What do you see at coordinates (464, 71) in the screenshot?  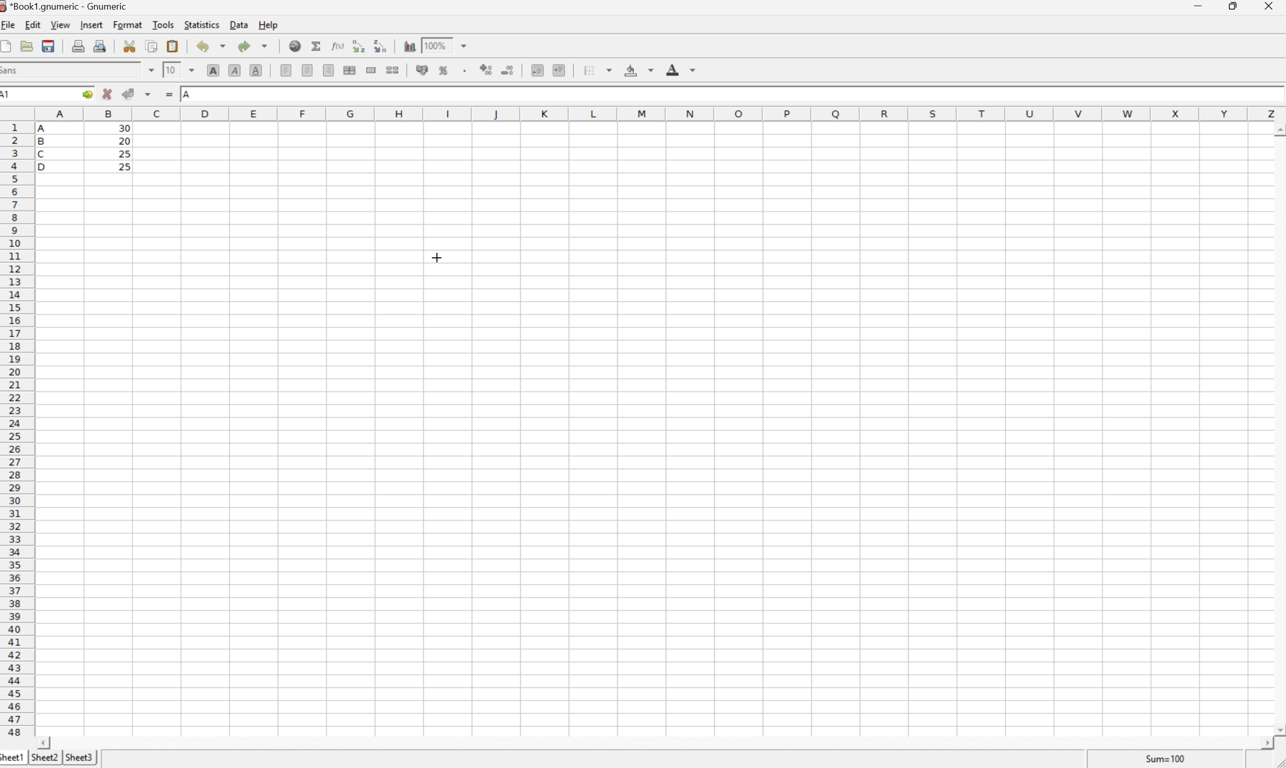 I see `Set the format of the selected cells to include a thousands separator` at bounding box center [464, 71].